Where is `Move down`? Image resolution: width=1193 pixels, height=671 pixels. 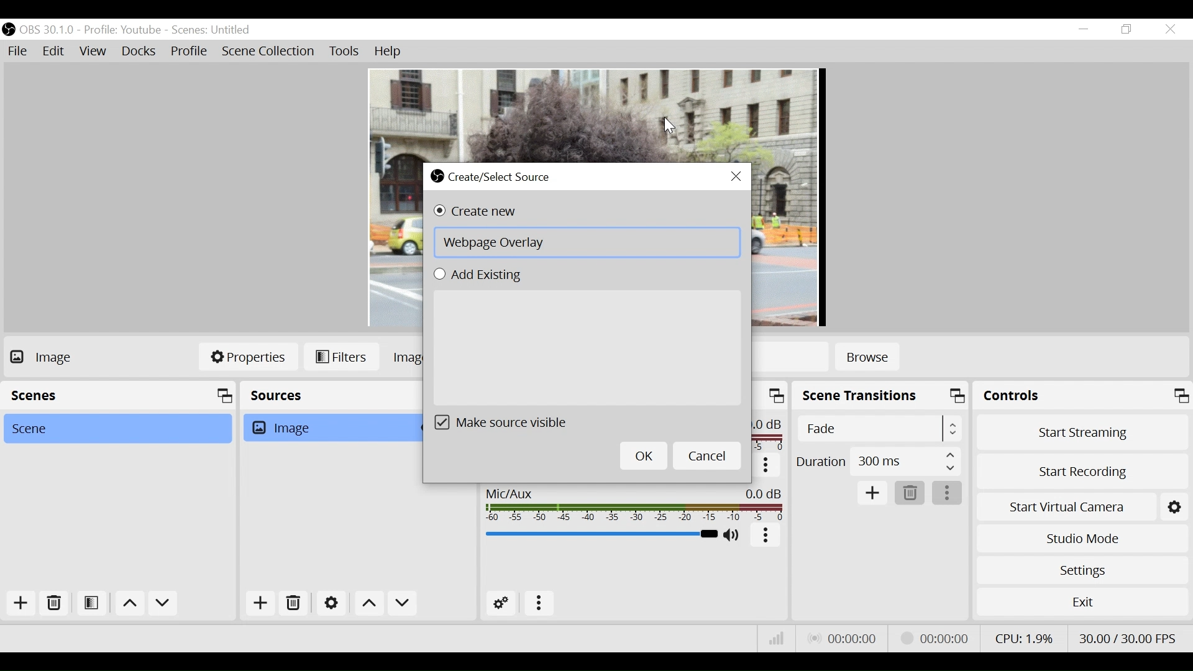
Move down is located at coordinates (402, 603).